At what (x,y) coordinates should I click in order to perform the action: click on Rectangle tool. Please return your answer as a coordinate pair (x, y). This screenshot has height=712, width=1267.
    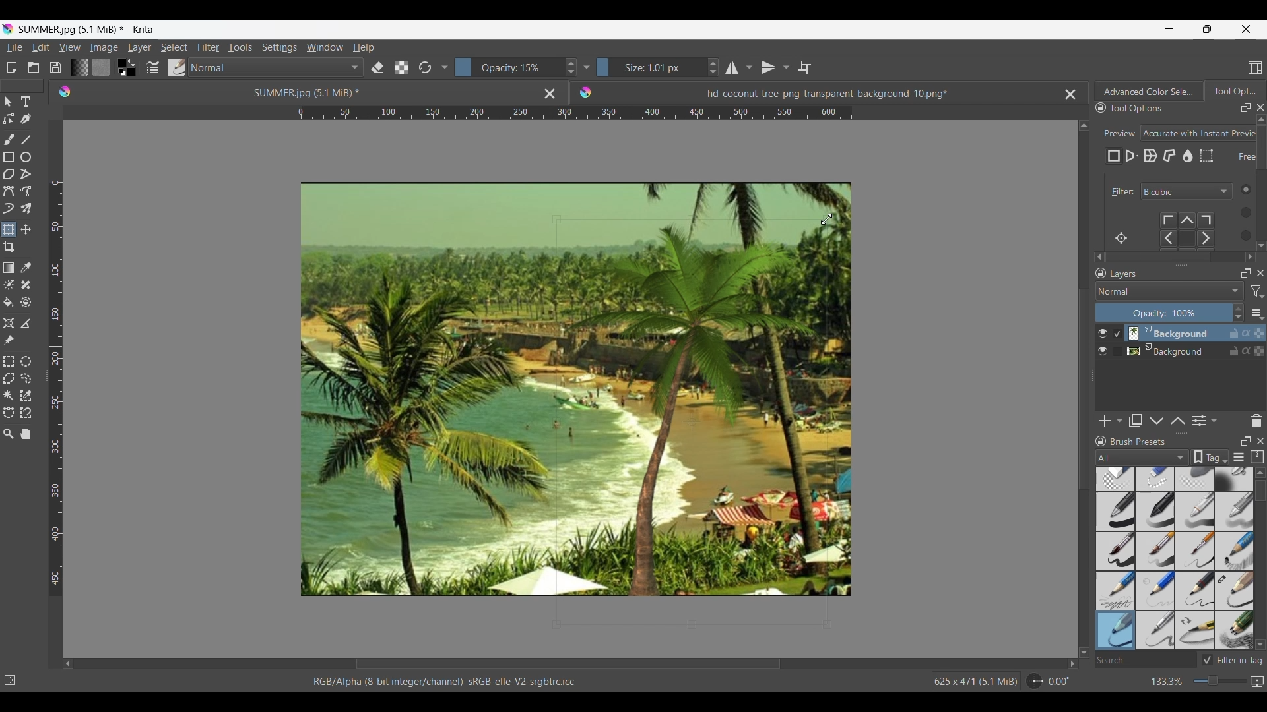
    Looking at the image, I should click on (8, 157).